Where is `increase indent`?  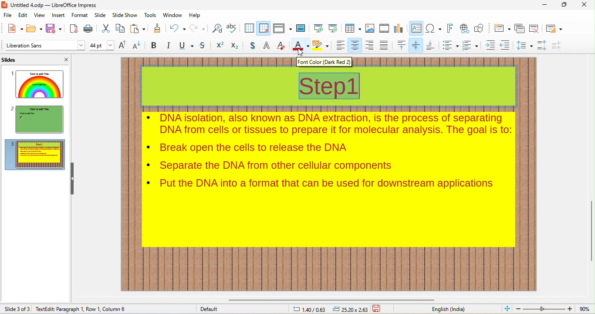
increase indent is located at coordinates (490, 45).